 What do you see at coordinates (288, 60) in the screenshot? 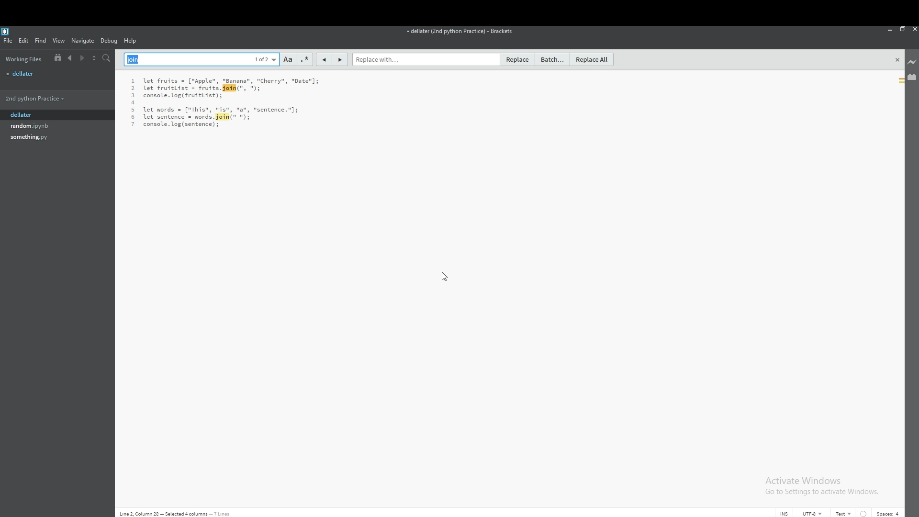
I see `match case` at bounding box center [288, 60].